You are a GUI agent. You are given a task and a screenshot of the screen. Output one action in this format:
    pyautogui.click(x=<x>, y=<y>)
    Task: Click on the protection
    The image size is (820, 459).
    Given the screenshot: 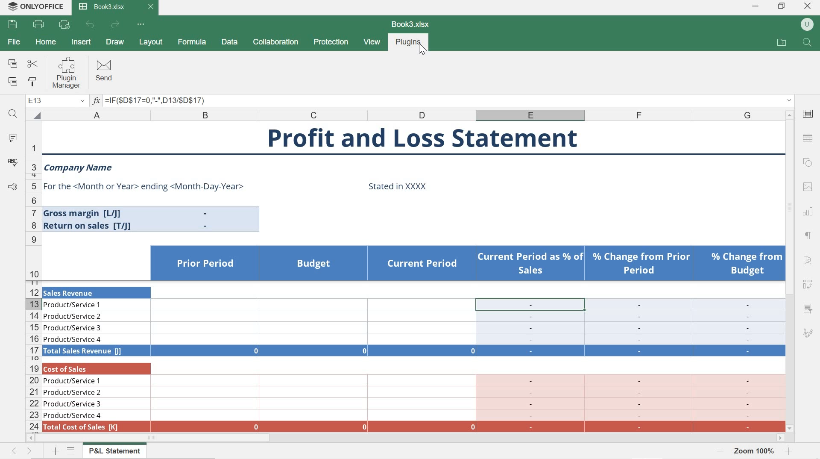 What is the action you would take?
    pyautogui.click(x=330, y=43)
    